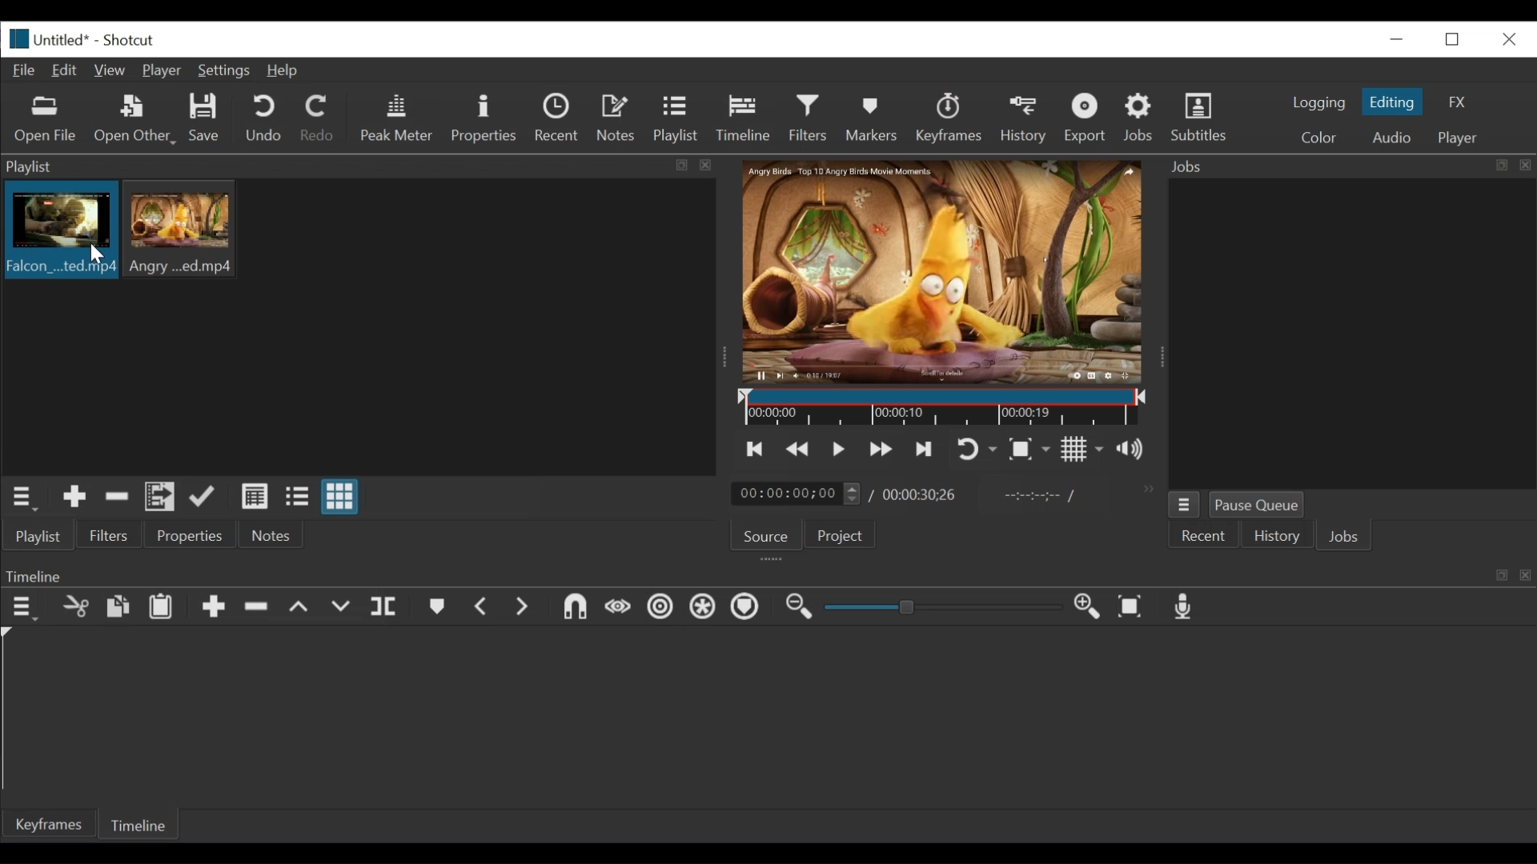  Describe the element at coordinates (1277, 538) in the screenshot. I see `History` at that location.